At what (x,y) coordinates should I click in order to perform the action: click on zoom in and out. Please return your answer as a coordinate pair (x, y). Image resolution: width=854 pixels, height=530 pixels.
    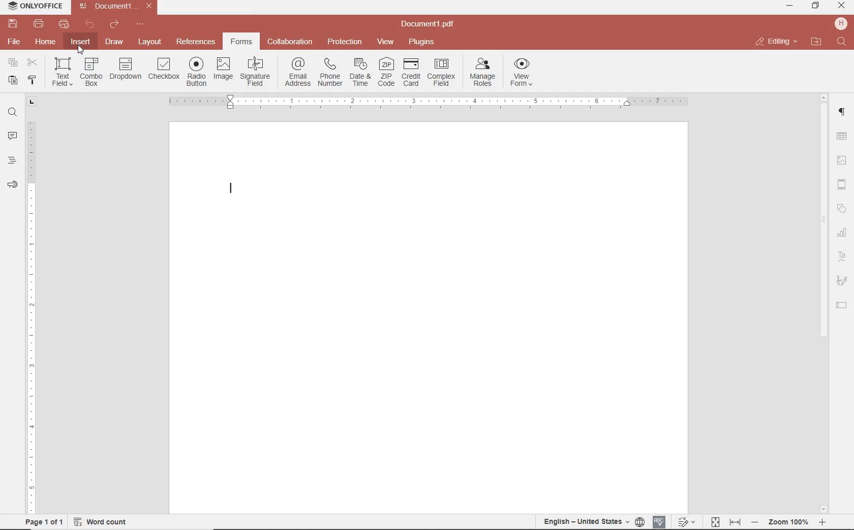
    Looking at the image, I should click on (788, 522).